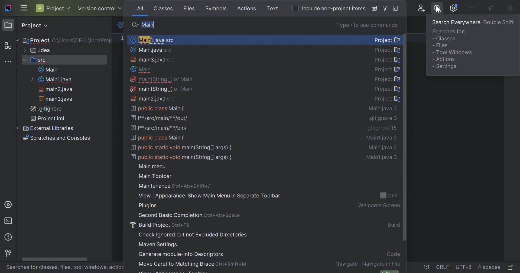 The image size is (520, 273). I want to click on Code with me, so click(422, 8).